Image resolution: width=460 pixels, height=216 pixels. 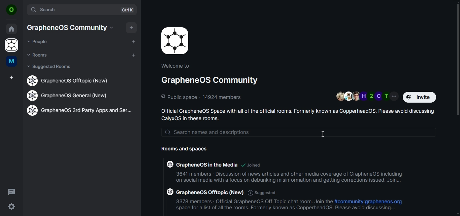 What do you see at coordinates (11, 10) in the screenshot?
I see `view profile` at bounding box center [11, 10].